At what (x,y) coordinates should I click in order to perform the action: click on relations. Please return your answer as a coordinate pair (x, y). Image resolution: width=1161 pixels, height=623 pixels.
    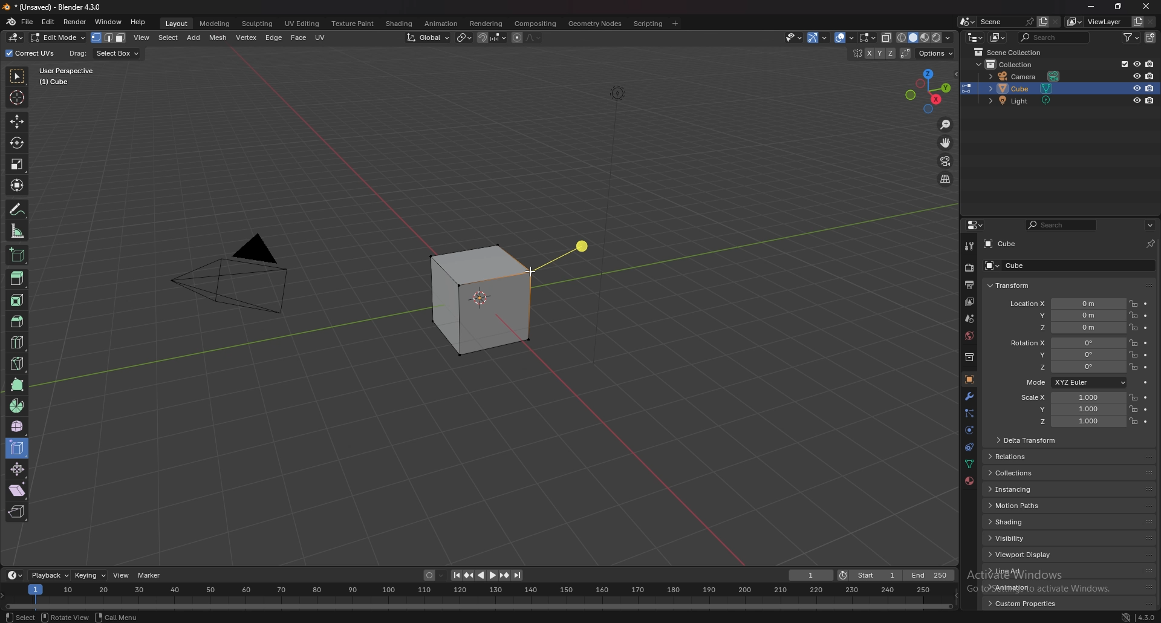
    Looking at the image, I should click on (1017, 457).